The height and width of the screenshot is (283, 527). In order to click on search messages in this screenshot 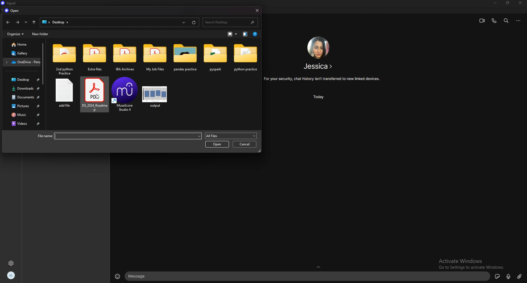, I will do `click(506, 20)`.